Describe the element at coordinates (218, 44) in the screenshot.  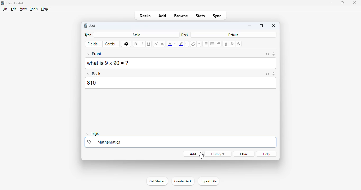
I see `alignment` at that location.